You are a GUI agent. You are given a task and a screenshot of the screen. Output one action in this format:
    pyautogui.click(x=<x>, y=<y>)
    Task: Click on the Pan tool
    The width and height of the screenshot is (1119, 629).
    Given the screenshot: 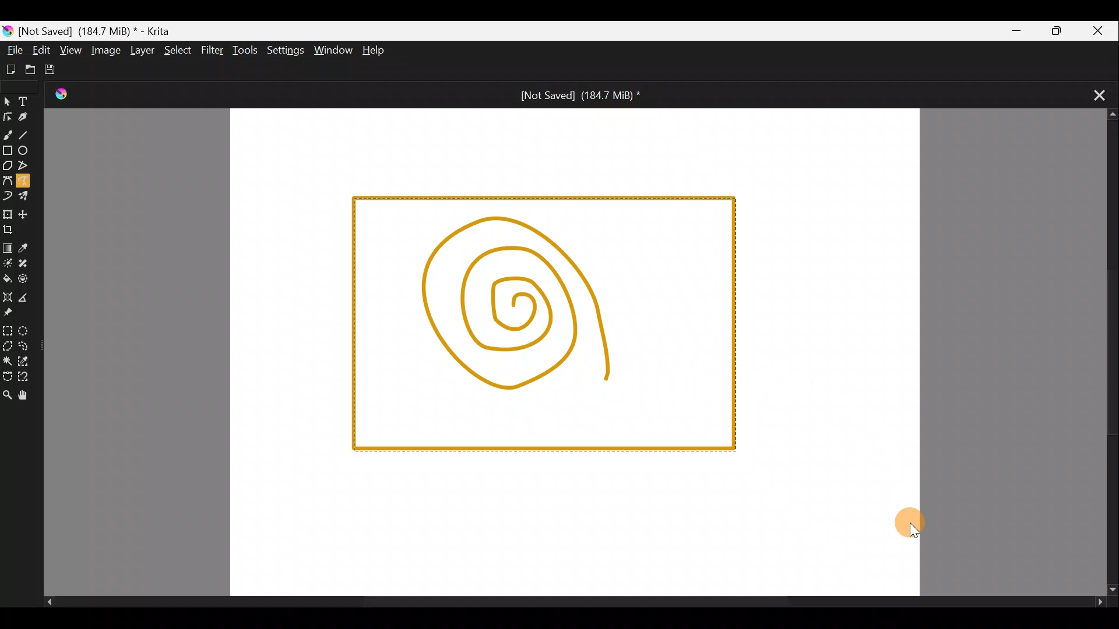 What is the action you would take?
    pyautogui.click(x=30, y=397)
    